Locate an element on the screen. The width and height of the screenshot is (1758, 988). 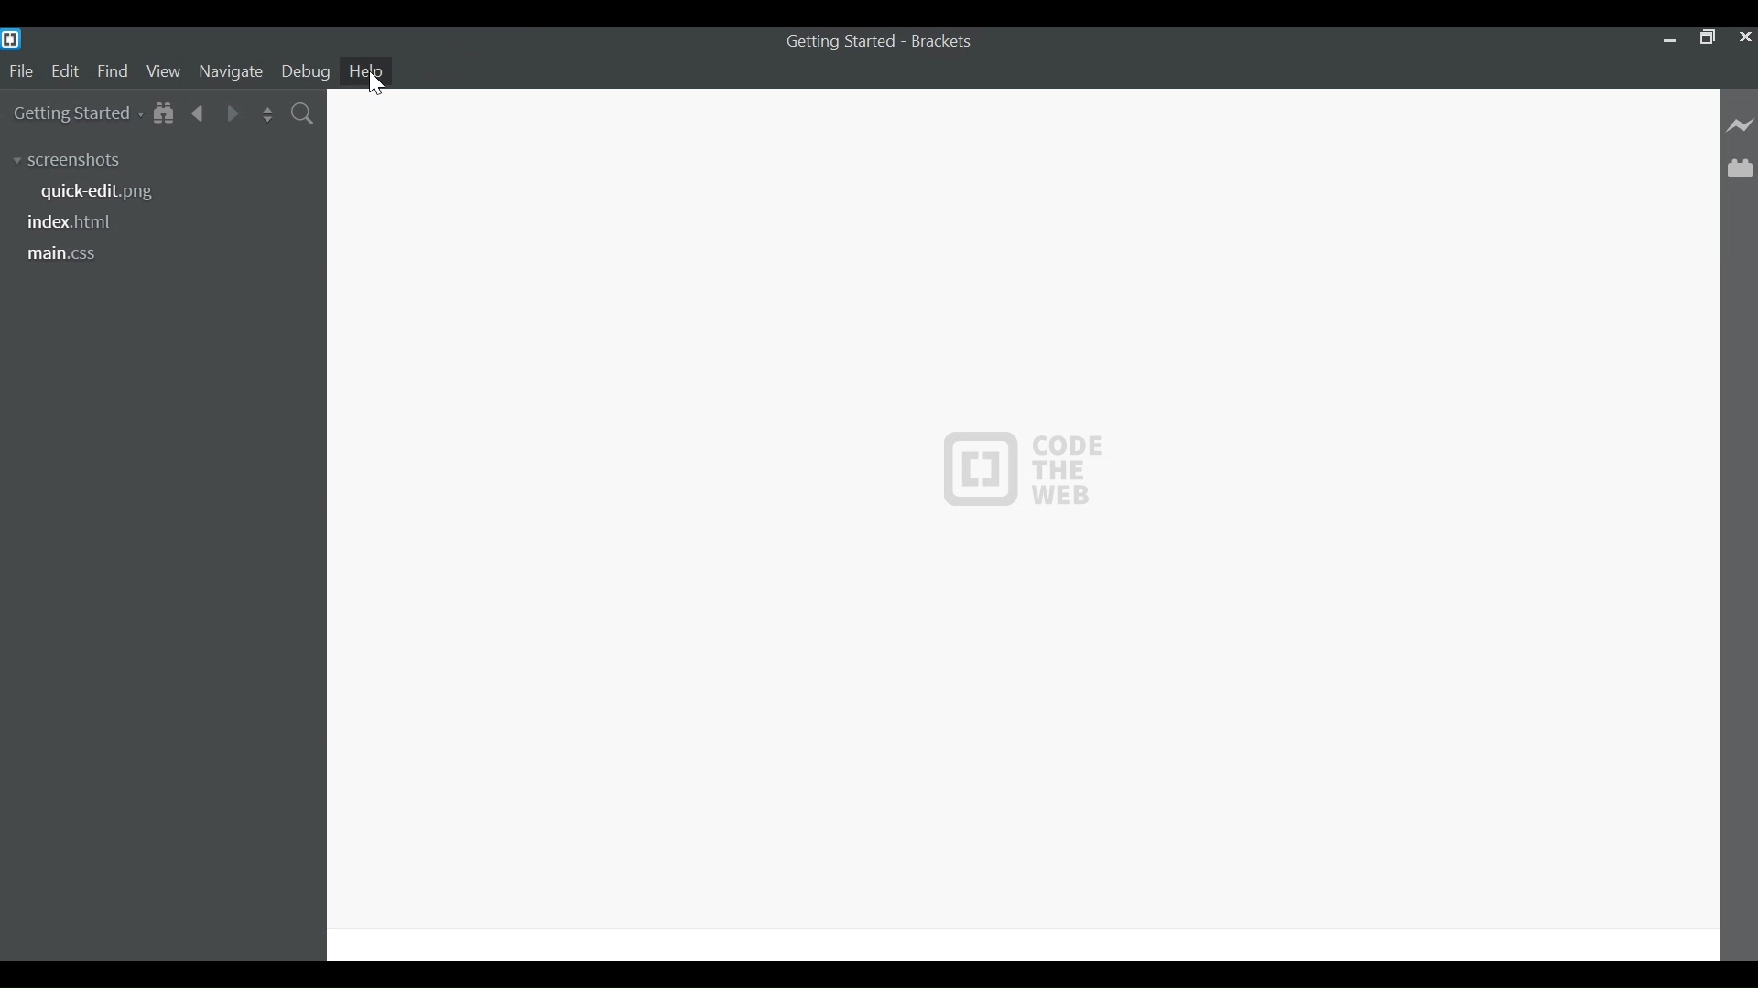
 main css File is located at coordinates (76, 252).